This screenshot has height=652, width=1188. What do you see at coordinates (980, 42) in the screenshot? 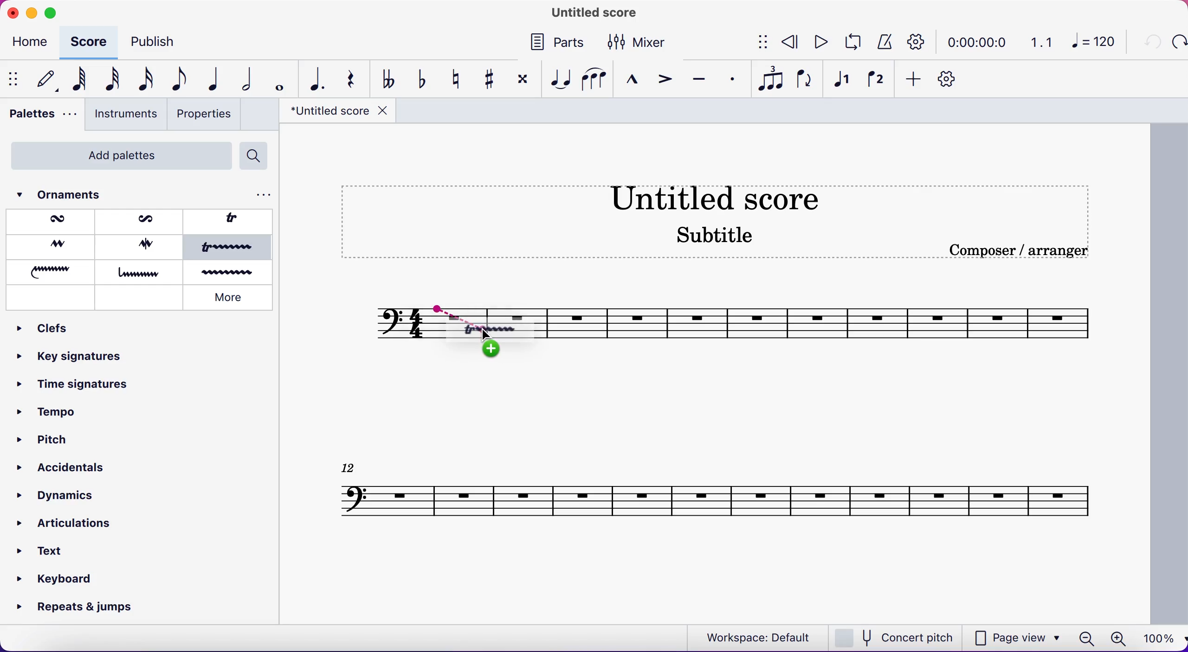
I see `time` at bounding box center [980, 42].